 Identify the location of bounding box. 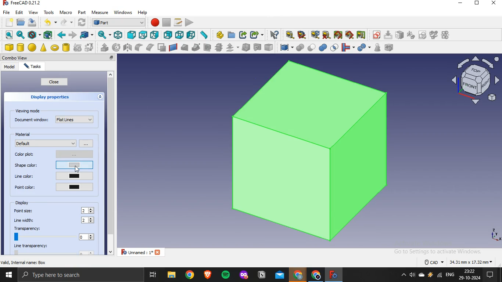
(48, 35).